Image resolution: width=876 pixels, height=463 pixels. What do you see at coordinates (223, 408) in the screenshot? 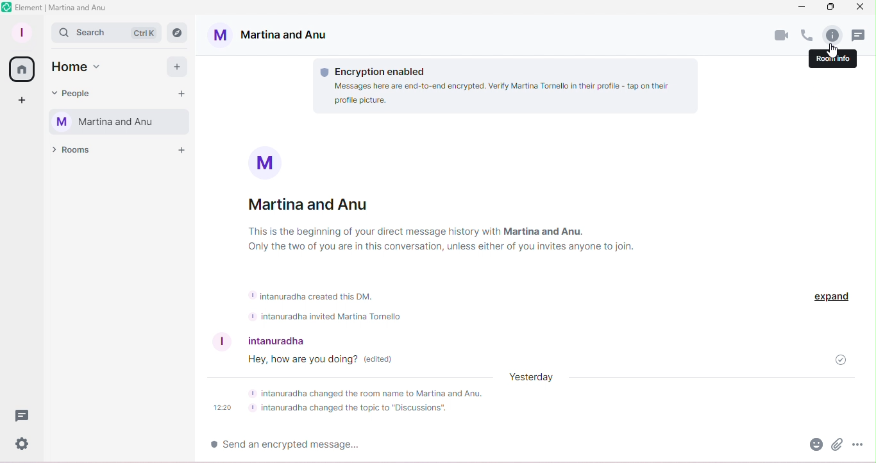
I see `12:20` at bounding box center [223, 408].